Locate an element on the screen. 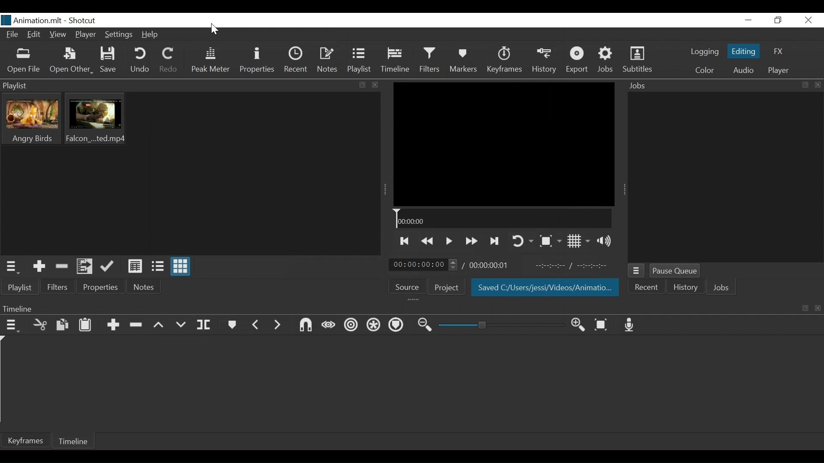 The image size is (824, 463). Skip to the previous point is located at coordinates (403, 241).